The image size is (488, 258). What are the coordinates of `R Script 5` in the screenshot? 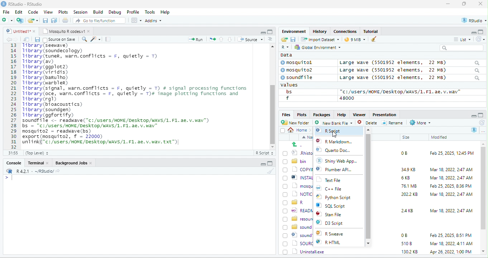 It's located at (265, 153).